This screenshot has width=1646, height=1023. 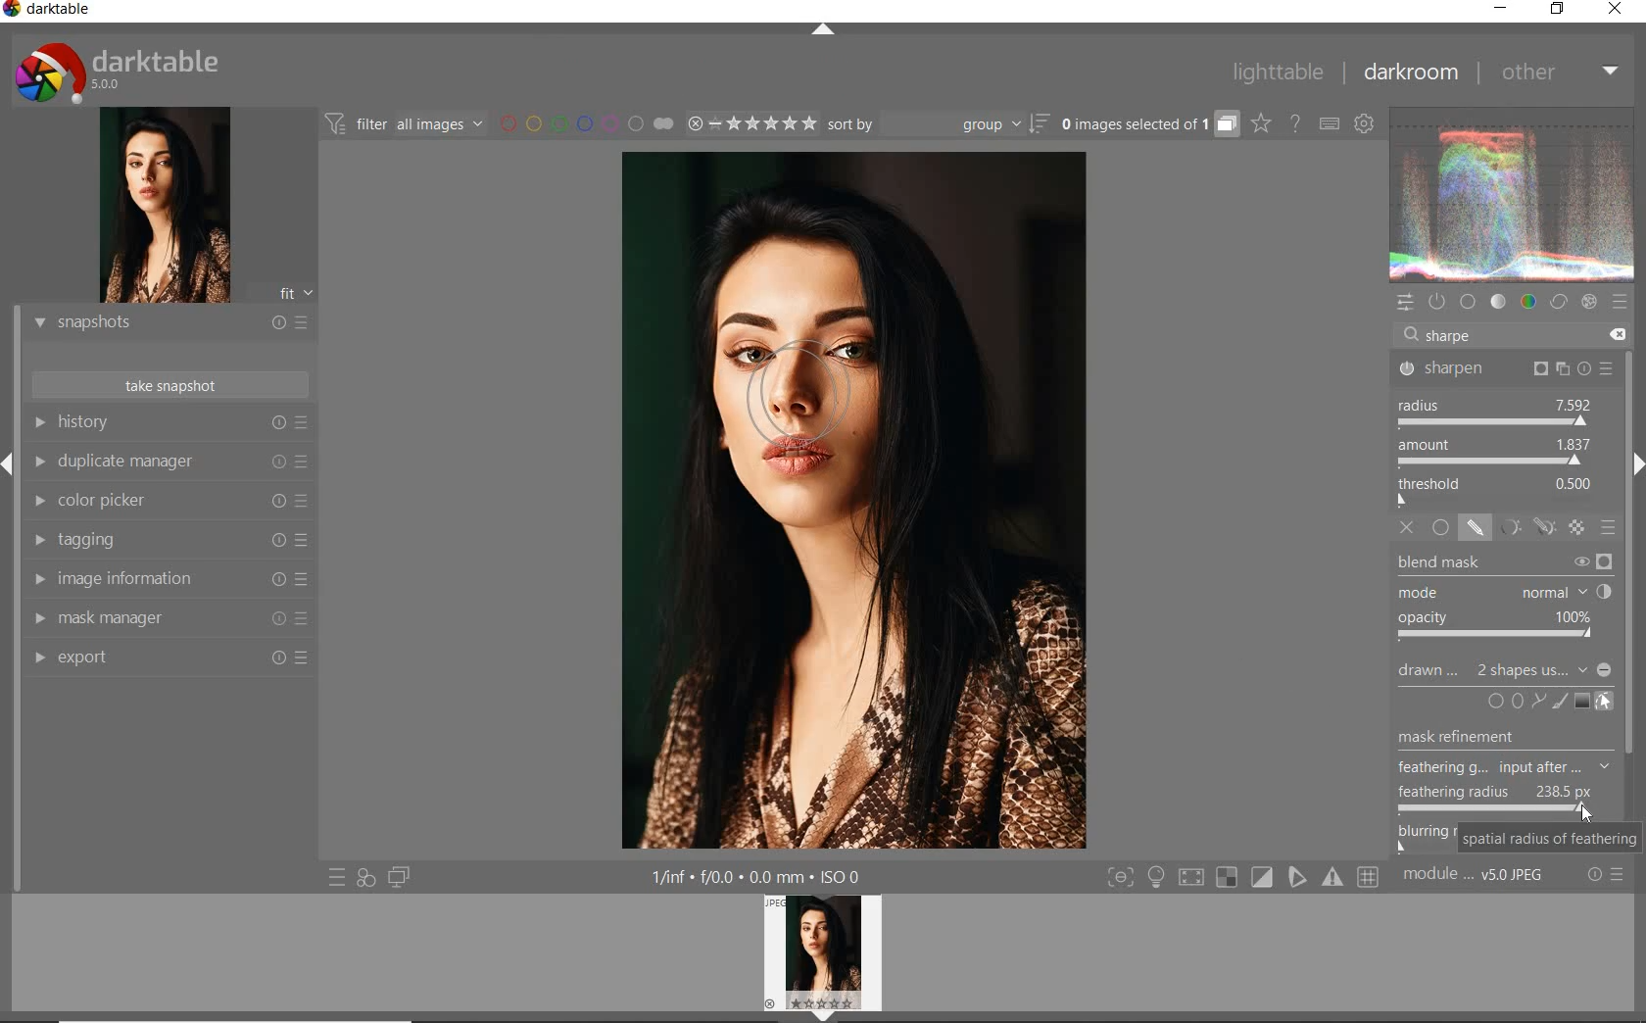 What do you see at coordinates (749, 124) in the screenshot?
I see `range rating of selected images` at bounding box center [749, 124].